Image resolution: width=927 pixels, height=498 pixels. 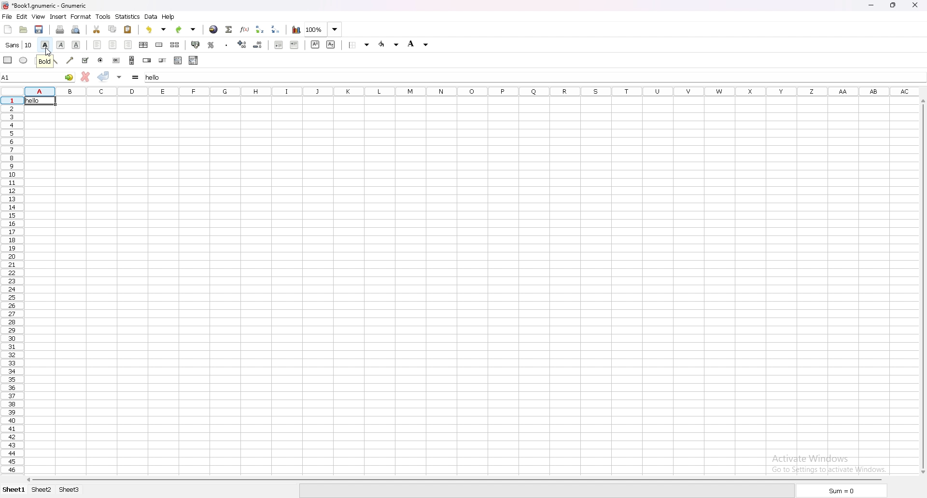 I want to click on bold, so click(x=46, y=44).